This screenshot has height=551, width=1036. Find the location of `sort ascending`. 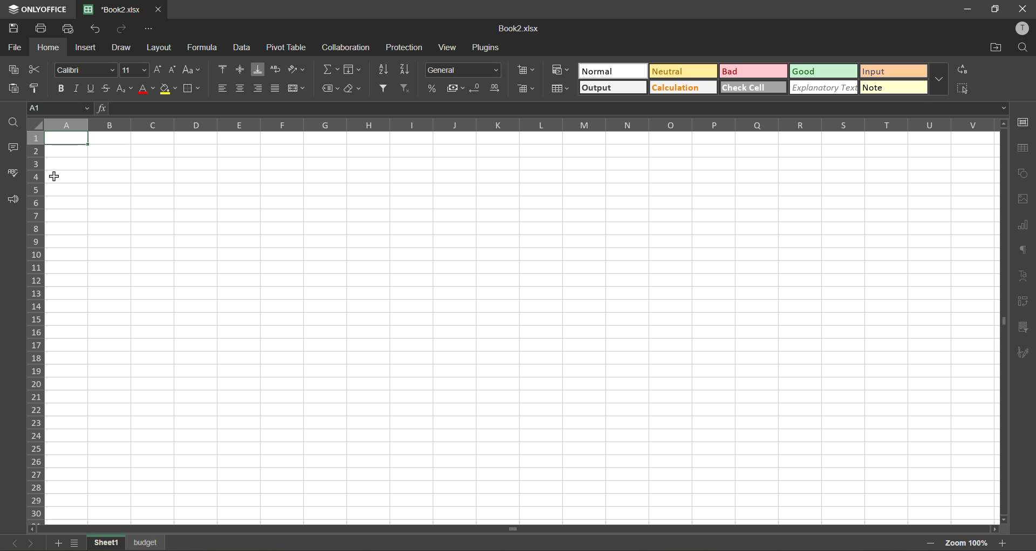

sort ascending is located at coordinates (383, 69).